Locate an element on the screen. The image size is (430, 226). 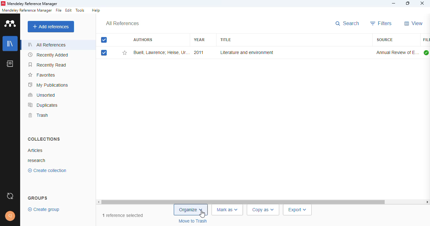
add references is located at coordinates (51, 27).